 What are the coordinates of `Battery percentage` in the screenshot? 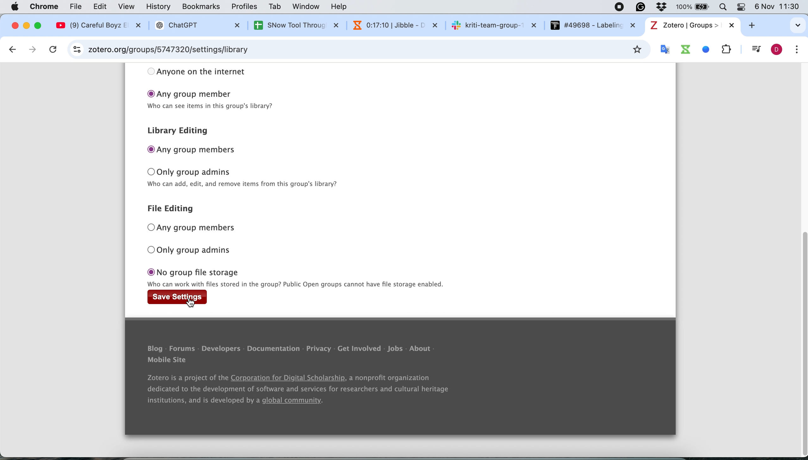 It's located at (694, 7).